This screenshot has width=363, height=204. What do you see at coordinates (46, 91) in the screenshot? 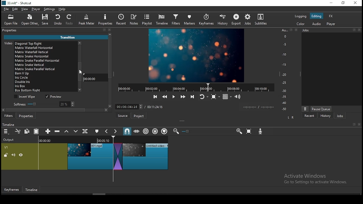
I see `transition option` at bounding box center [46, 91].